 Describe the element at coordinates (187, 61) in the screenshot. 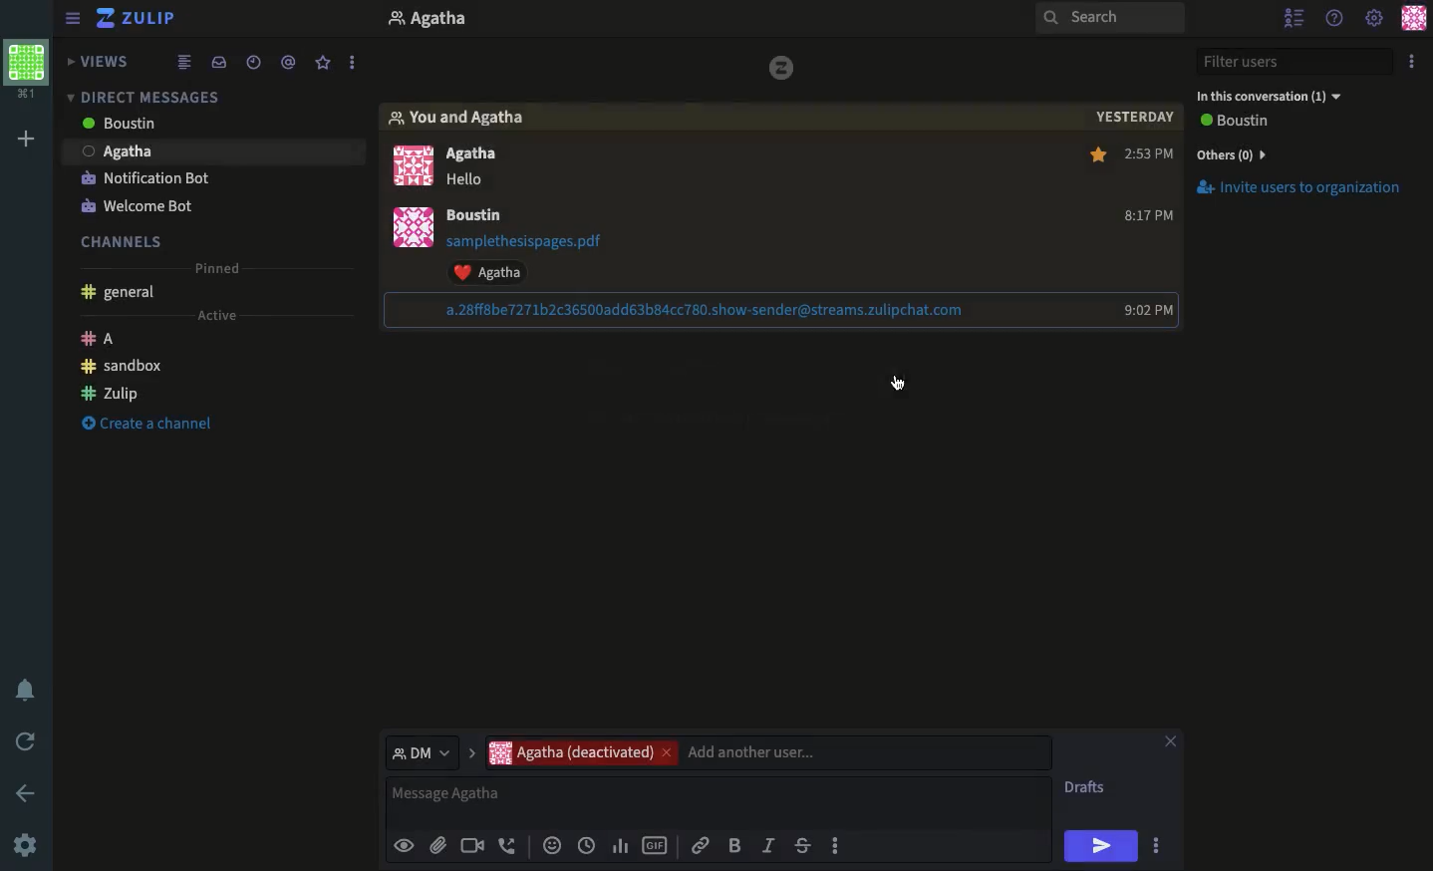

I see `Feed` at that location.